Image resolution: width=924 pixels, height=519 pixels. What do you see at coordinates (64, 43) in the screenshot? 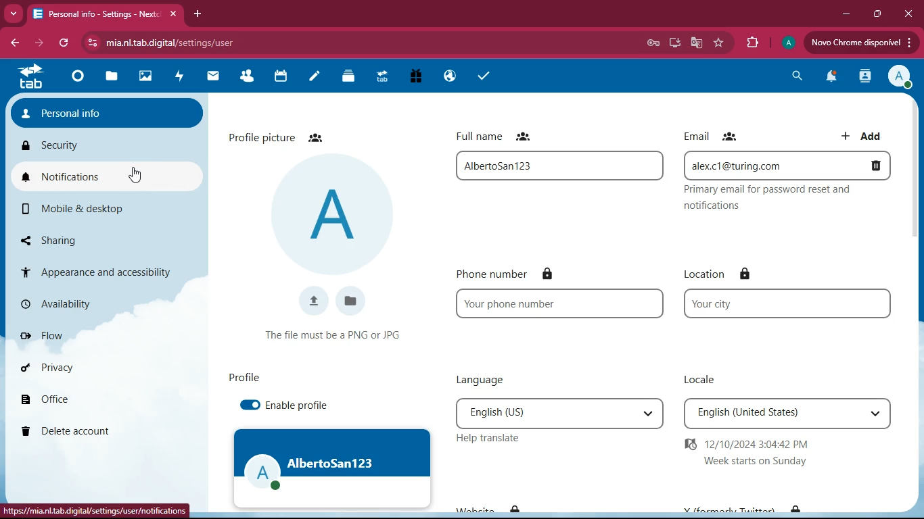
I see `refresh` at bounding box center [64, 43].